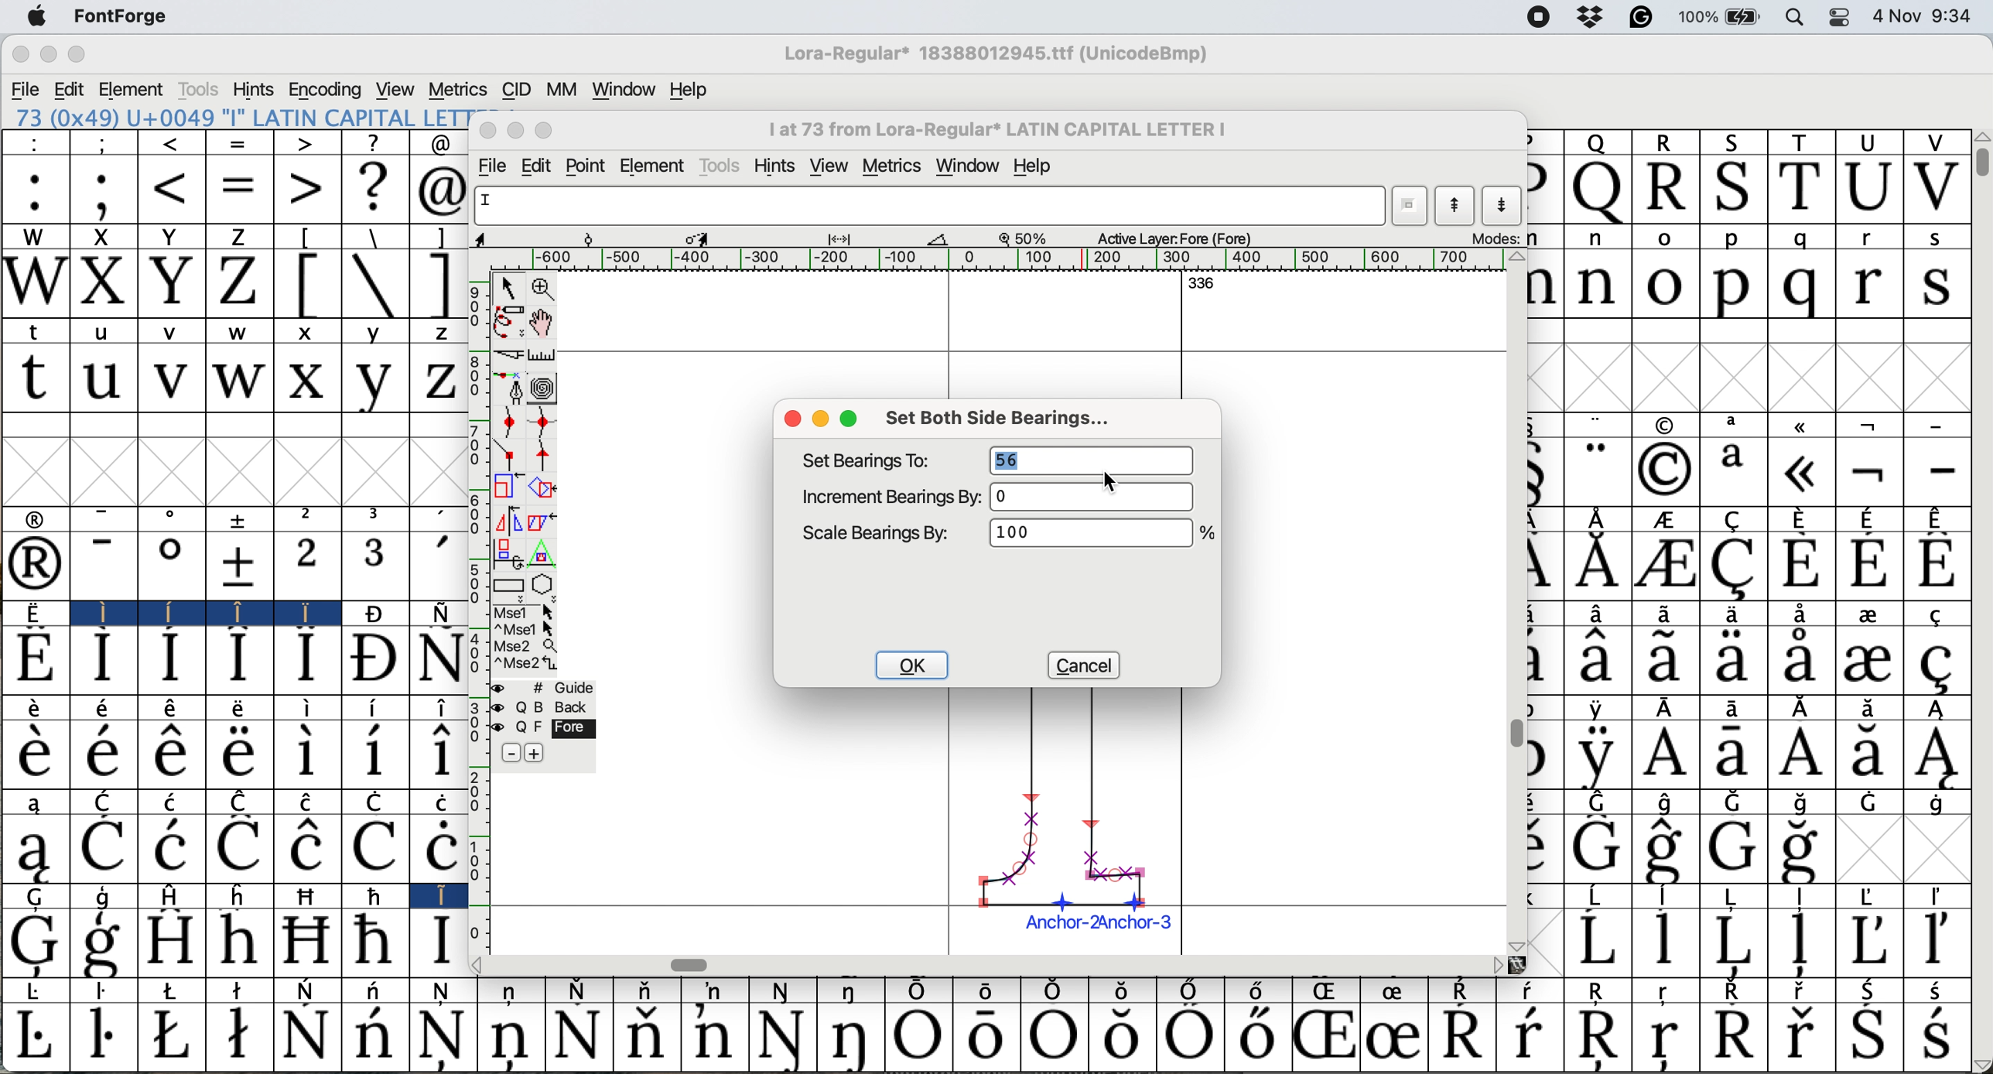 This screenshot has height=1074, width=1993. I want to click on Symbol, so click(1666, 566).